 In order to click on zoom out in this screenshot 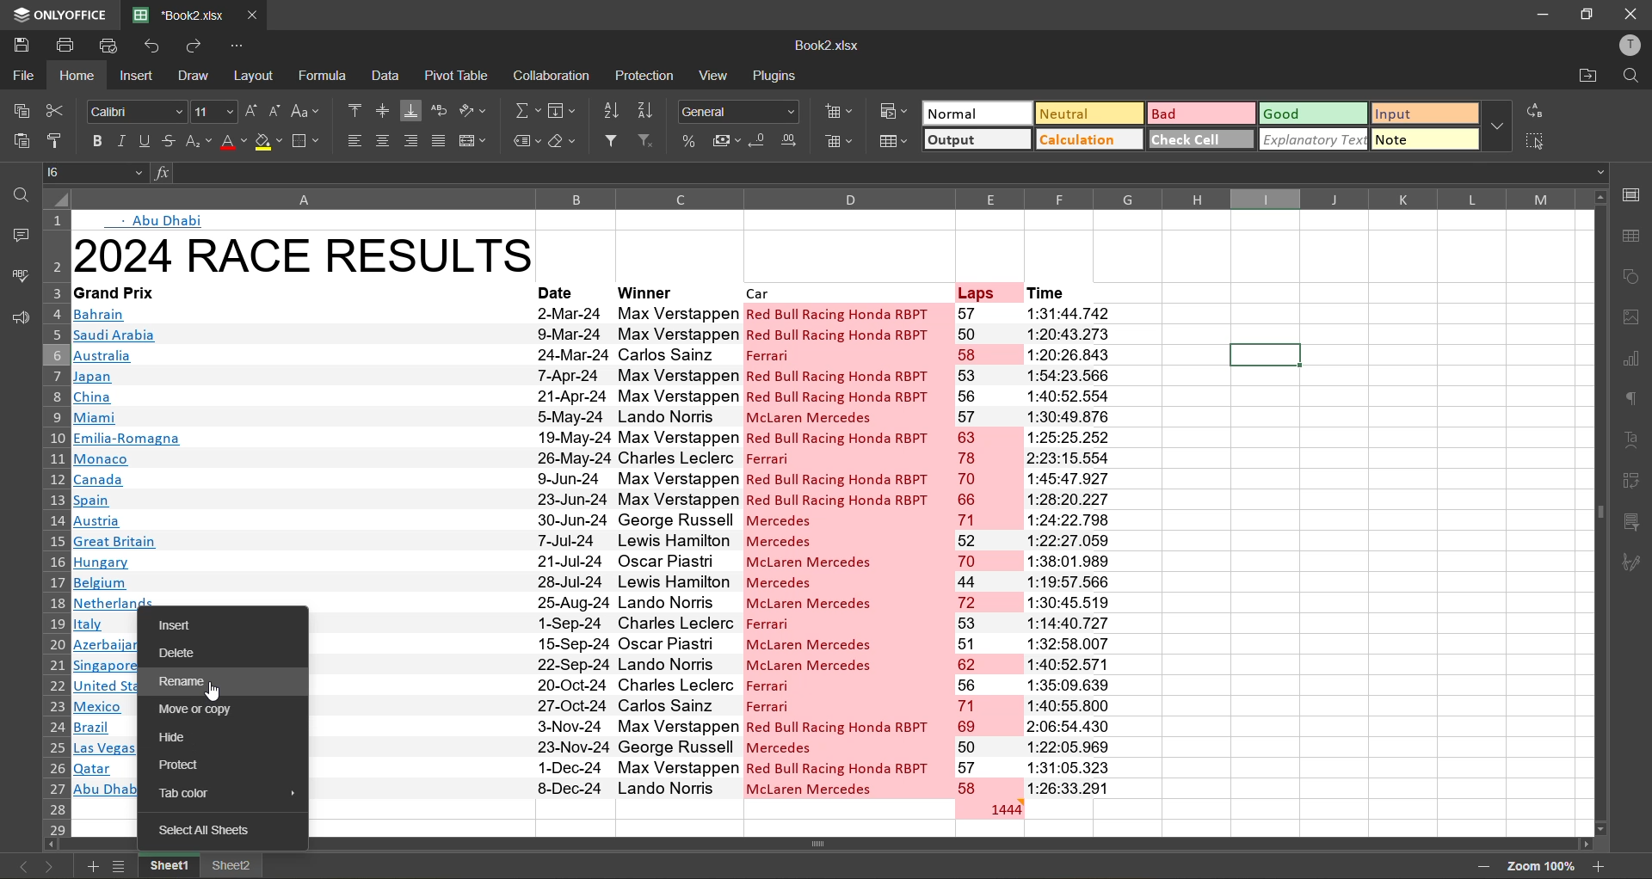, I will do `click(1482, 868)`.